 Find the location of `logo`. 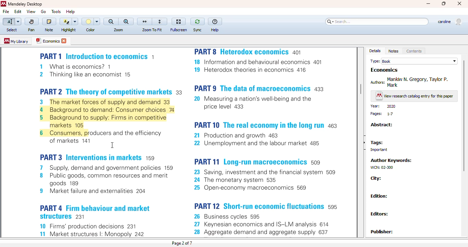

logo is located at coordinates (3, 4).